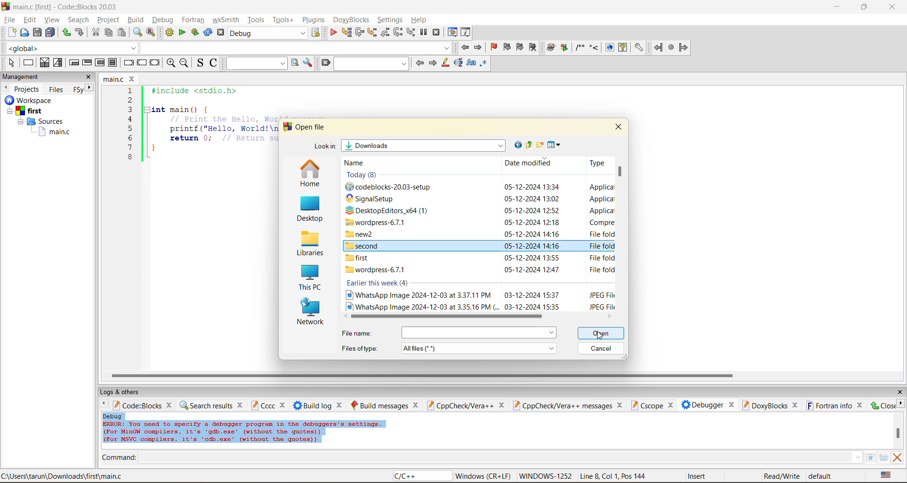 This screenshot has width=907, height=483. Describe the element at coordinates (372, 63) in the screenshot. I see `search` at that location.